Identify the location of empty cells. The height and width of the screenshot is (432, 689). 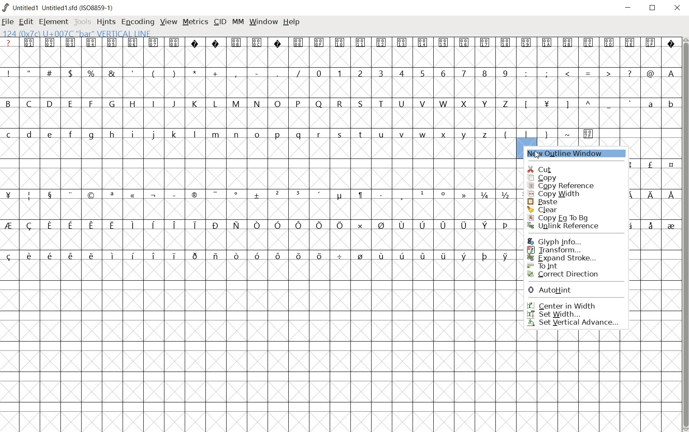
(260, 209).